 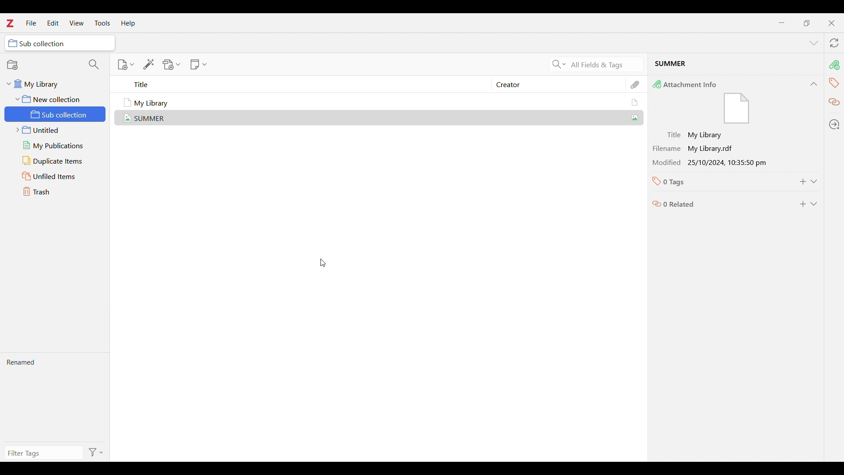 I want to click on Close , so click(x=832, y=23).